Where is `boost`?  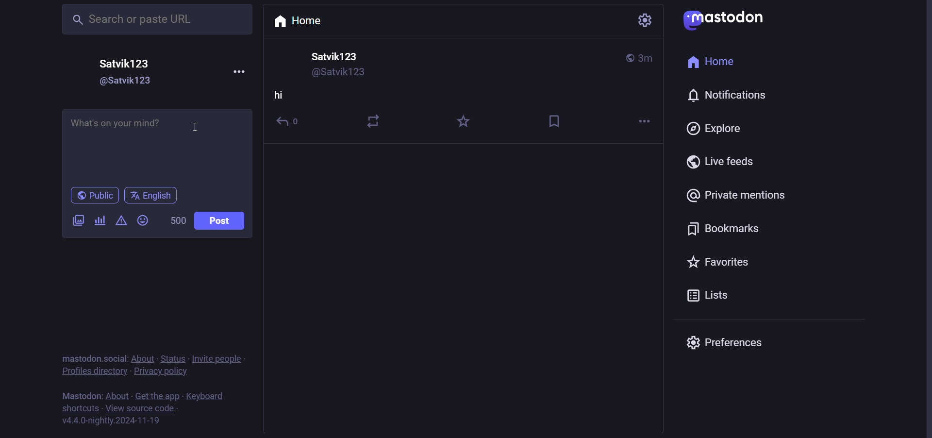 boost is located at coordinates (376, 118).